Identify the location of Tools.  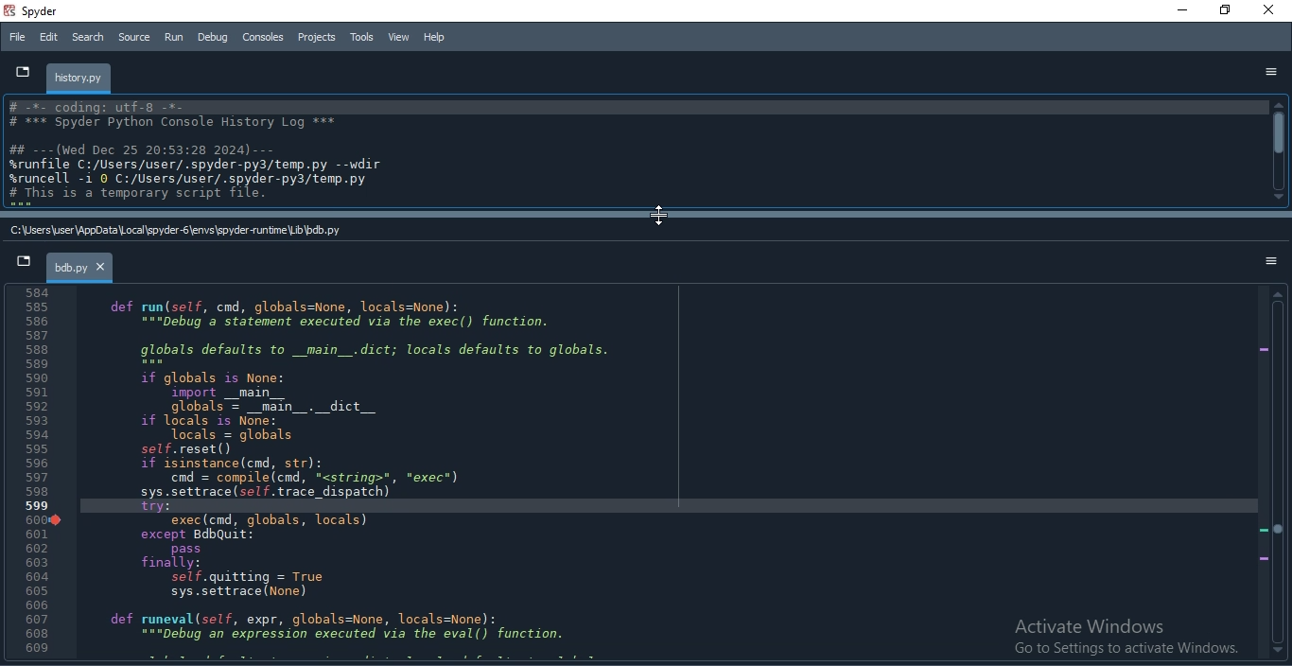
(362, 36).